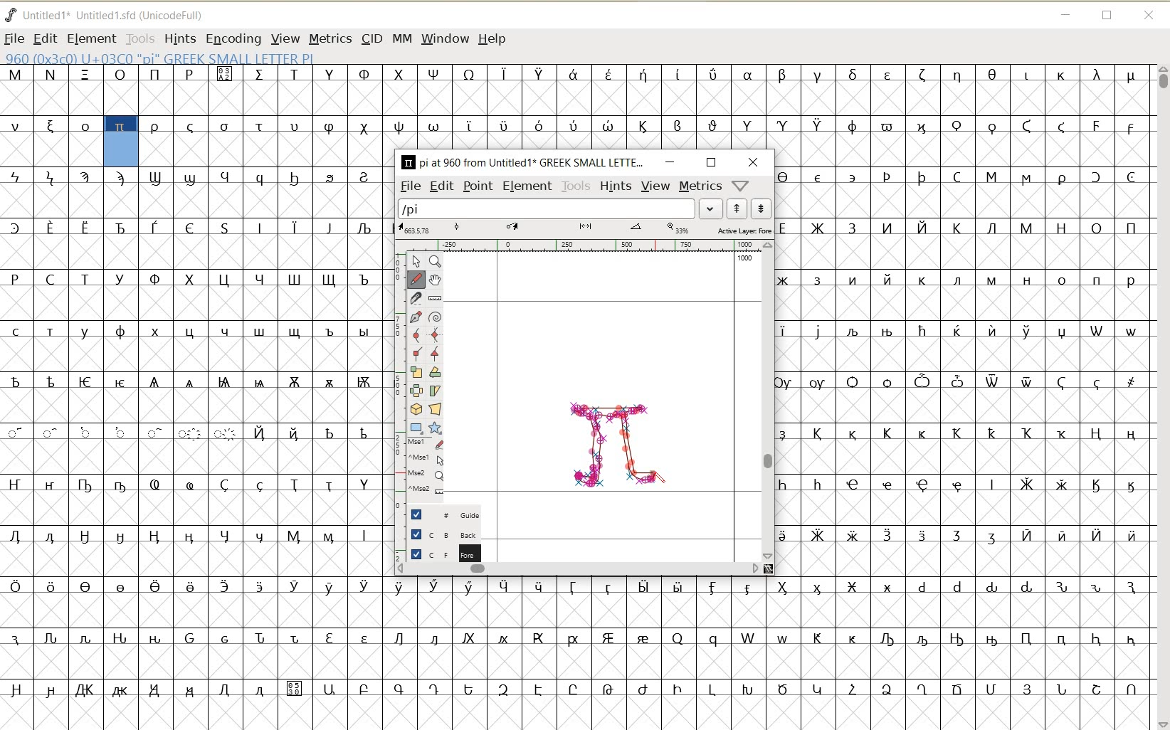 This screenshot has height=730, width=1170. What do you see at coordinates (769, 401) in the screenshot?
I see `SCROLLBAR` at bounding box center [769, 401].